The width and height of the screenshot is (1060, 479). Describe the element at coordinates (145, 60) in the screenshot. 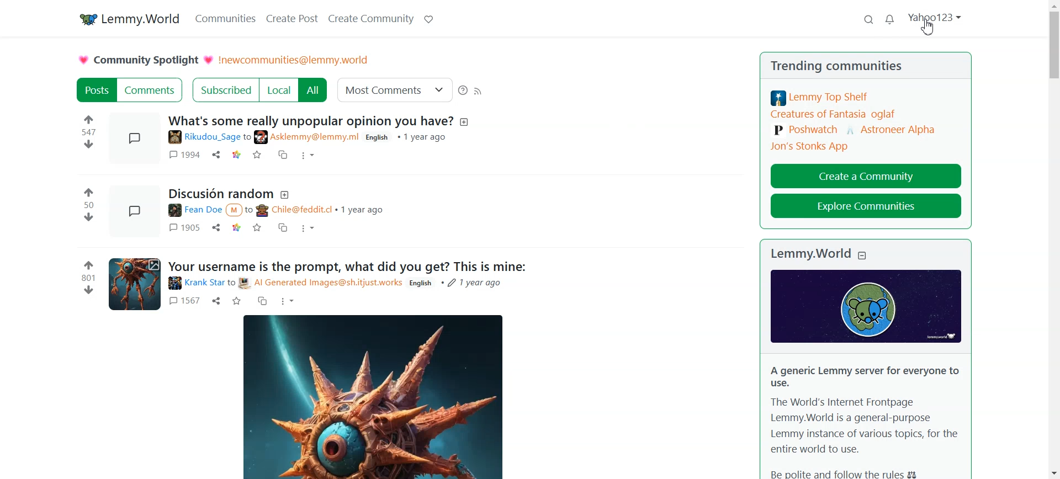

I see `Community spotlight` at that location.